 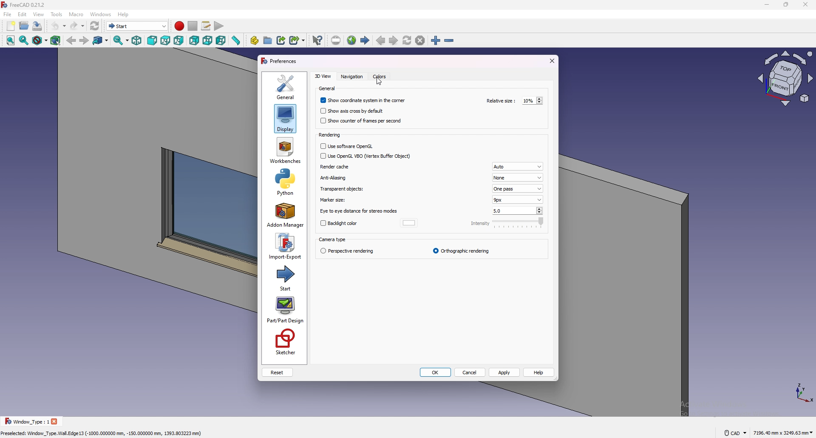 I want to click on fit selection, so click(x=24, y=40).